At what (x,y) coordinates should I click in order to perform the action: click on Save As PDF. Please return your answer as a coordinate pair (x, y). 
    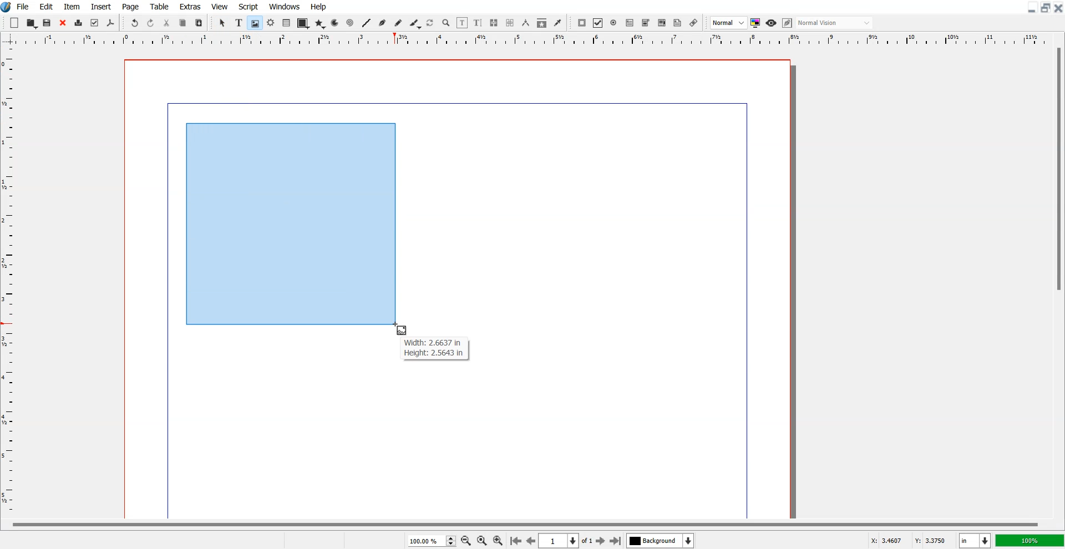
    Looking at the image, I should click on (111, 23).